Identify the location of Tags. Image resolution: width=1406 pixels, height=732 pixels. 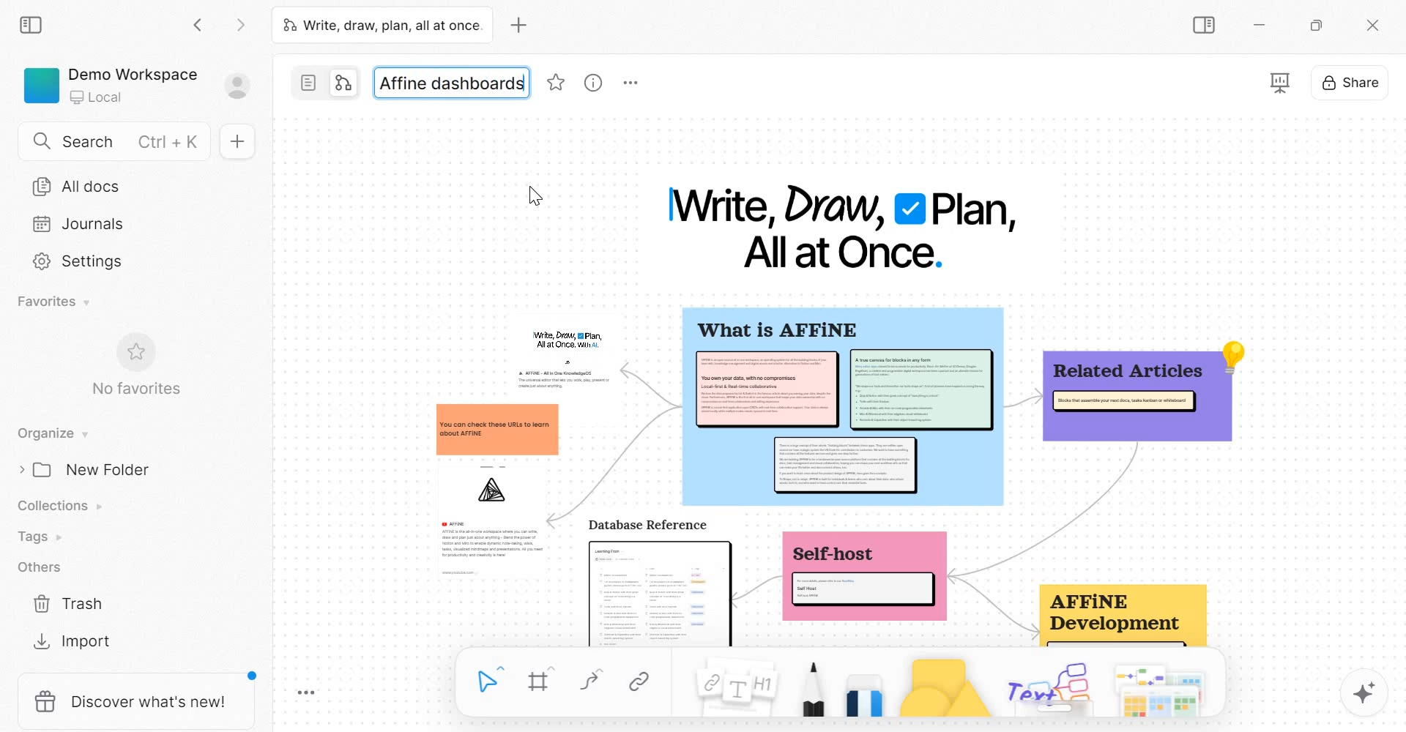
(40, 535).